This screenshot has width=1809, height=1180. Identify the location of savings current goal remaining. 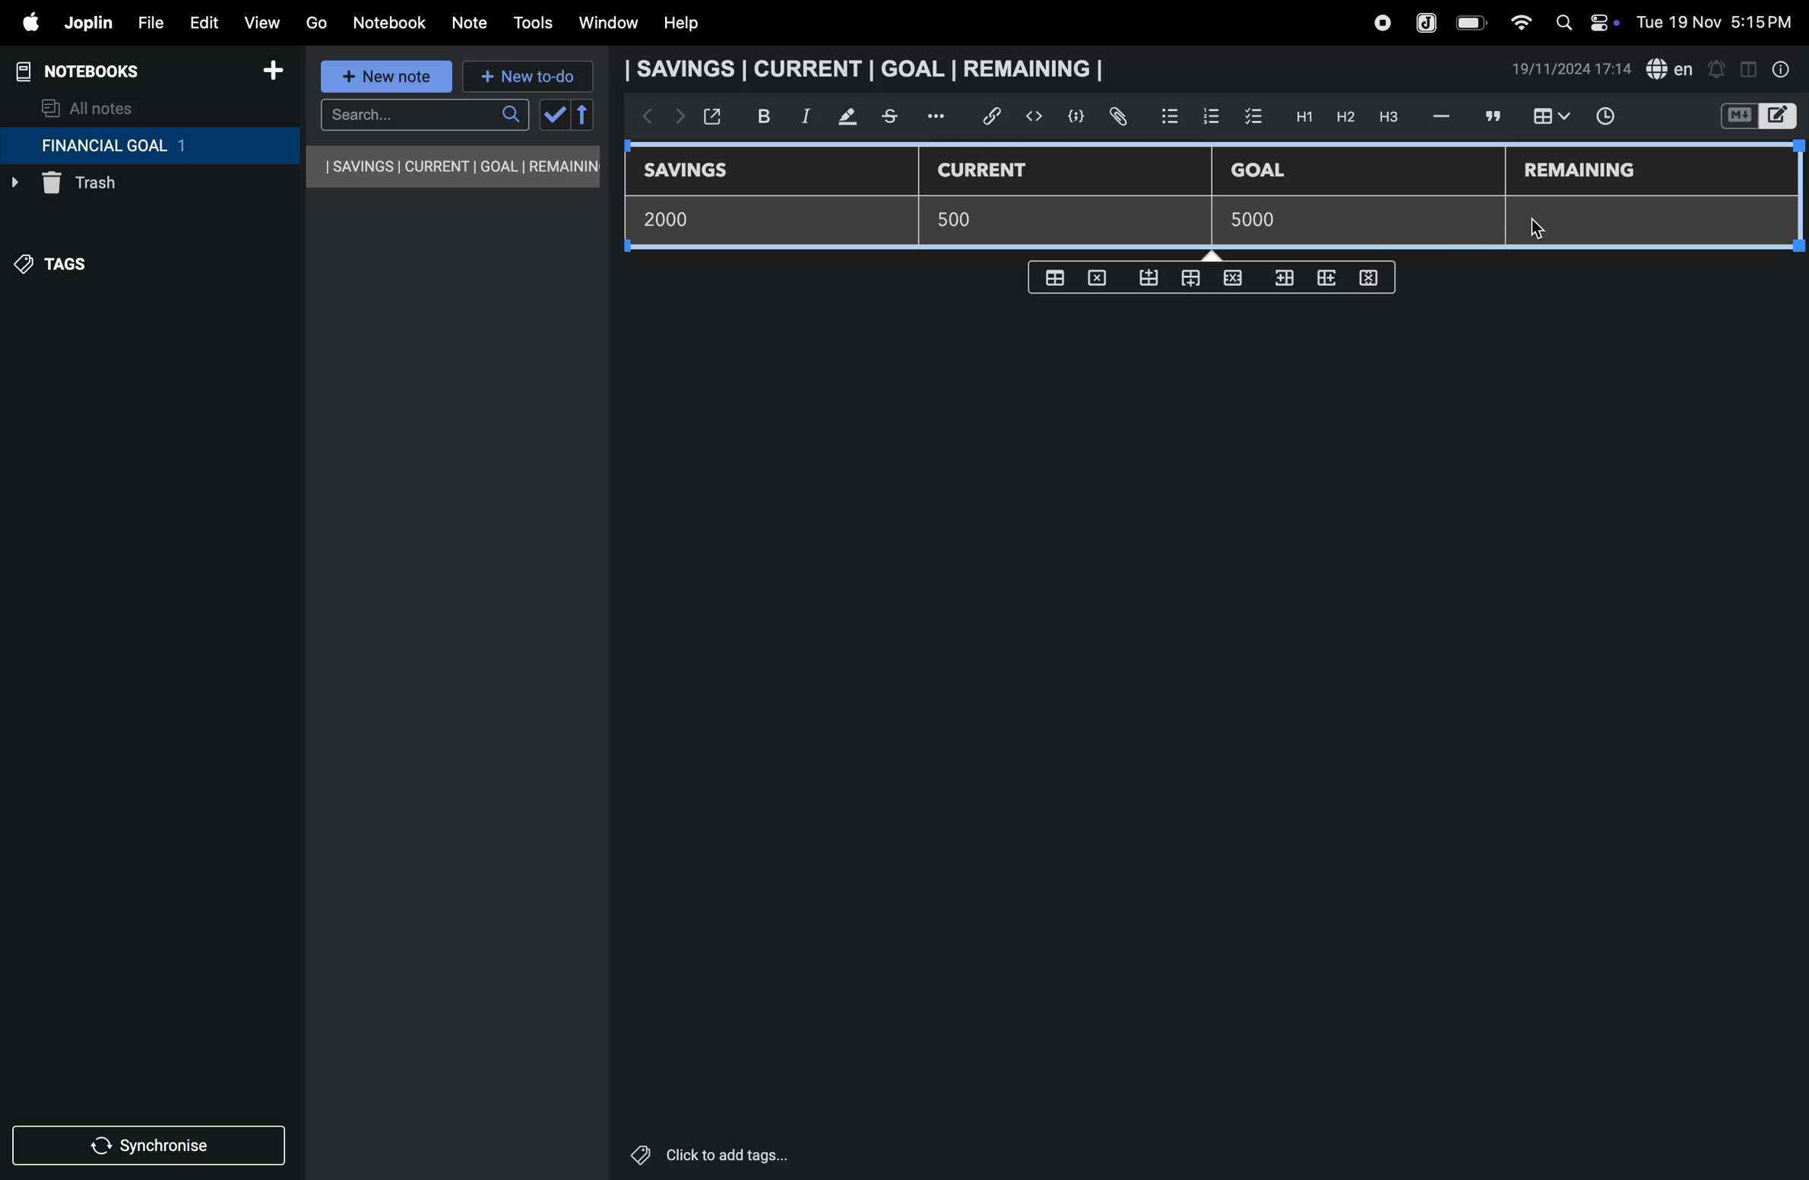
(869, 68).